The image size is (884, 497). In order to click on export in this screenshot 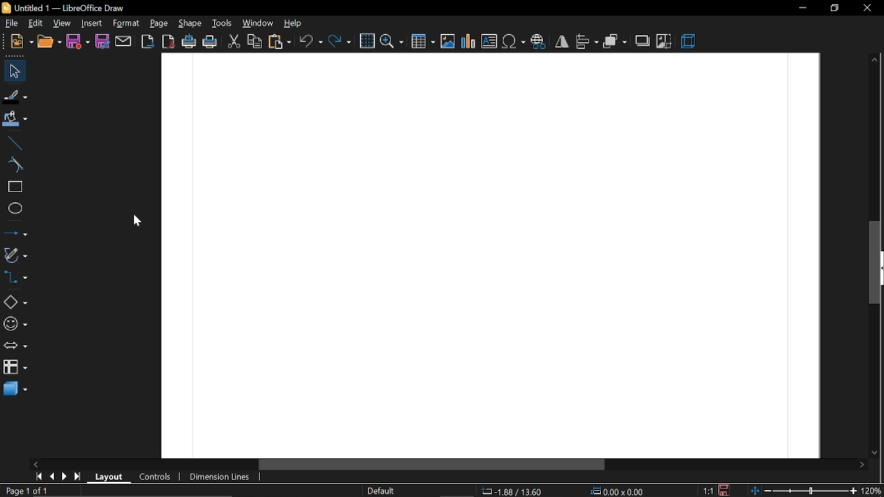, I will do `click(148, 41)`.